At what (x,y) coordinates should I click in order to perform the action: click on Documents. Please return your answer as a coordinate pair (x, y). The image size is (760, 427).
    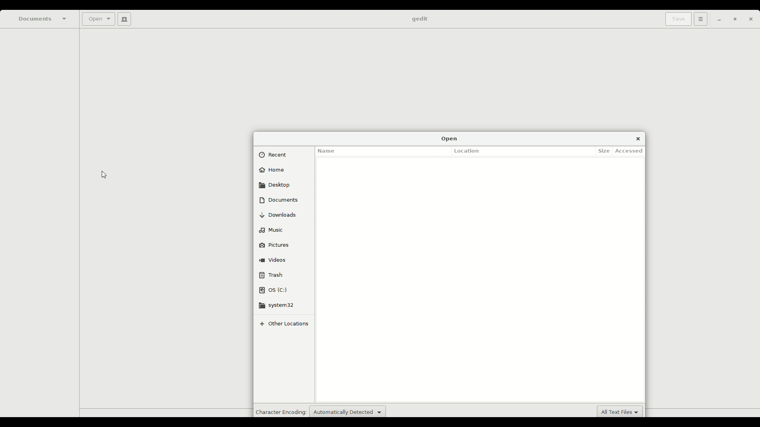
    Looking at the image, I should click on (279, 200).